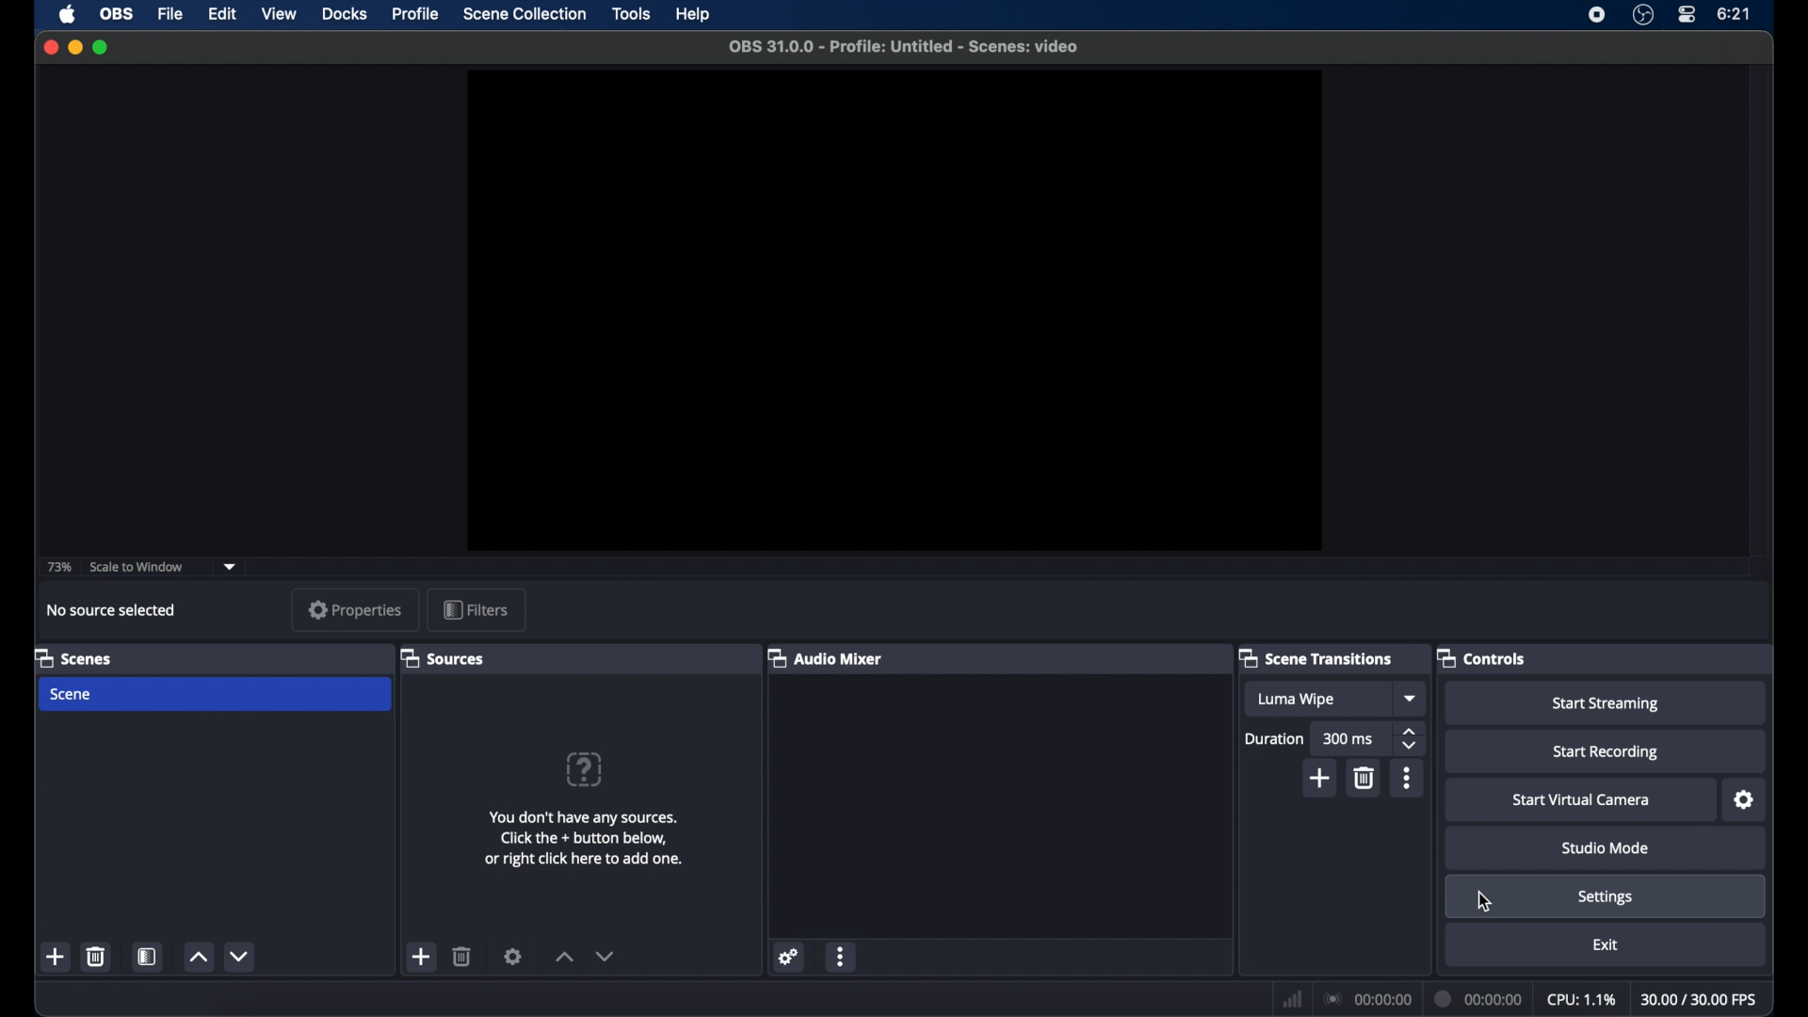  What do you see at coordinates (1482, 657) in the screenshot?
I see `controls` at bounding box center [1482, 657].